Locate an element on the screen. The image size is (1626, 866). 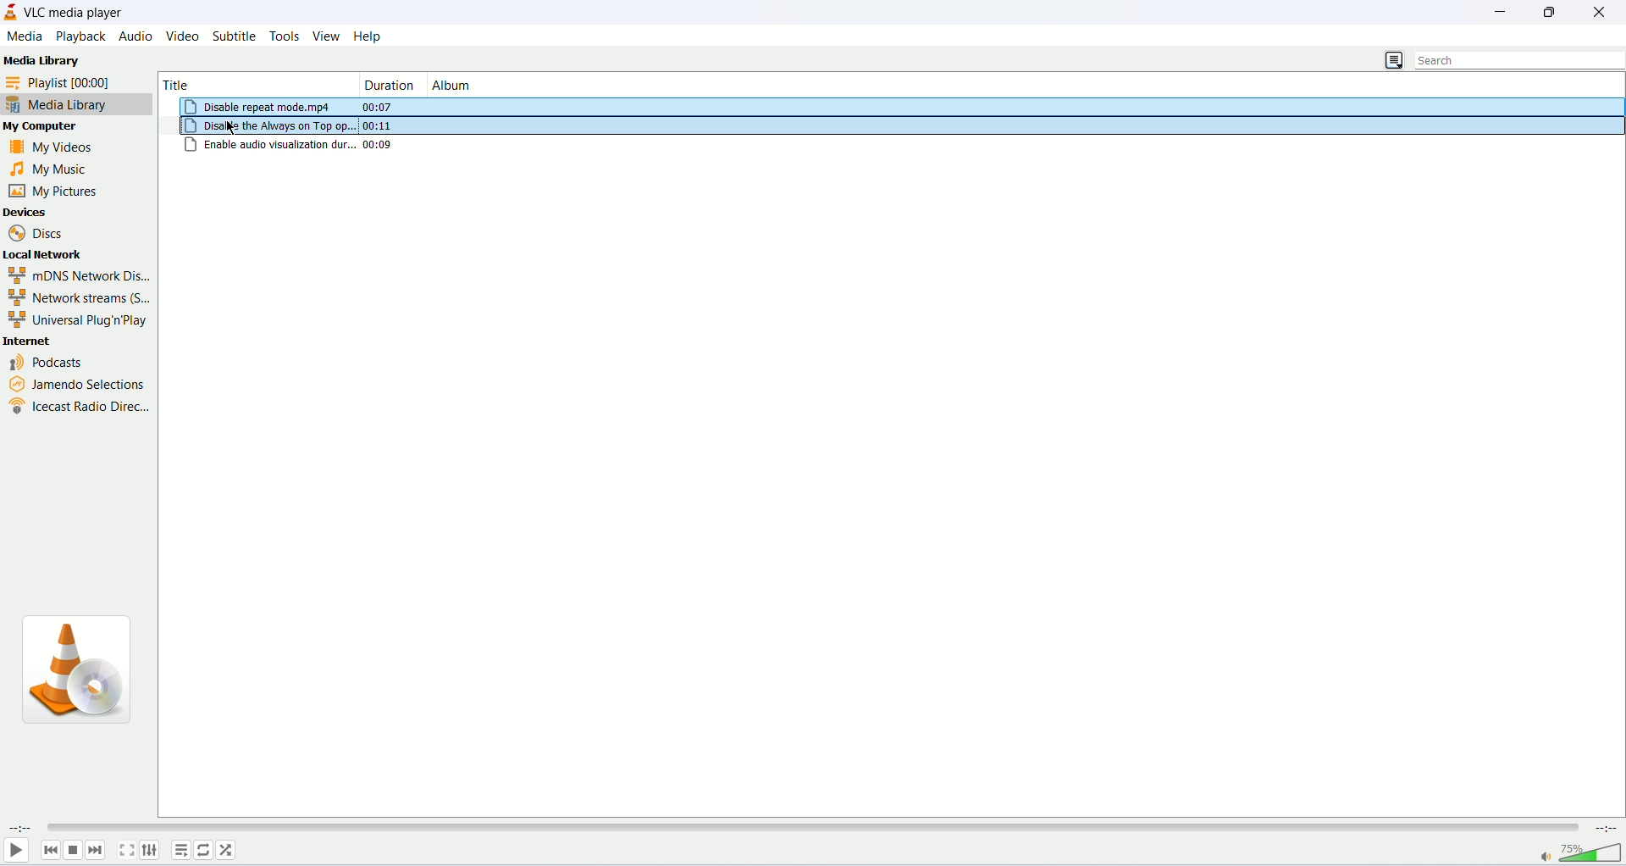
play is located at coordinates (14, 851).